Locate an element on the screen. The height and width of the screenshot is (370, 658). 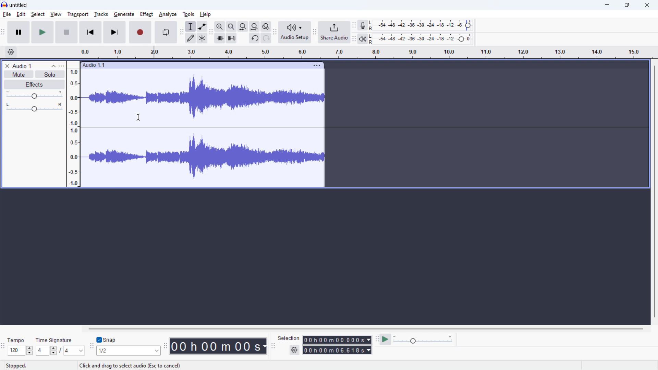
playback speed is located at coordinates (423, 340).